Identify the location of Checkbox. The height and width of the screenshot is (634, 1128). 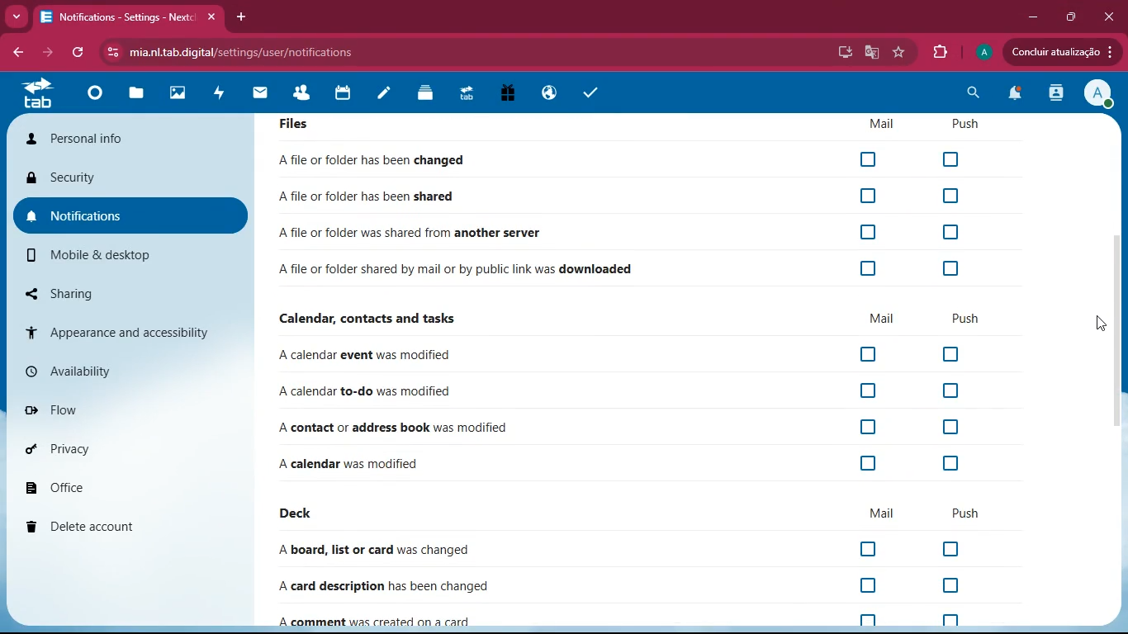
(871, 233).